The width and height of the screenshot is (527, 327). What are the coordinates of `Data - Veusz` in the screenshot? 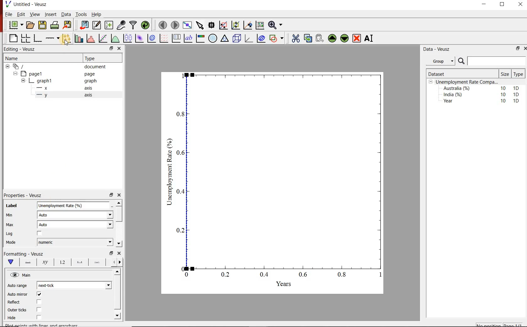 It's located at (443, 49).